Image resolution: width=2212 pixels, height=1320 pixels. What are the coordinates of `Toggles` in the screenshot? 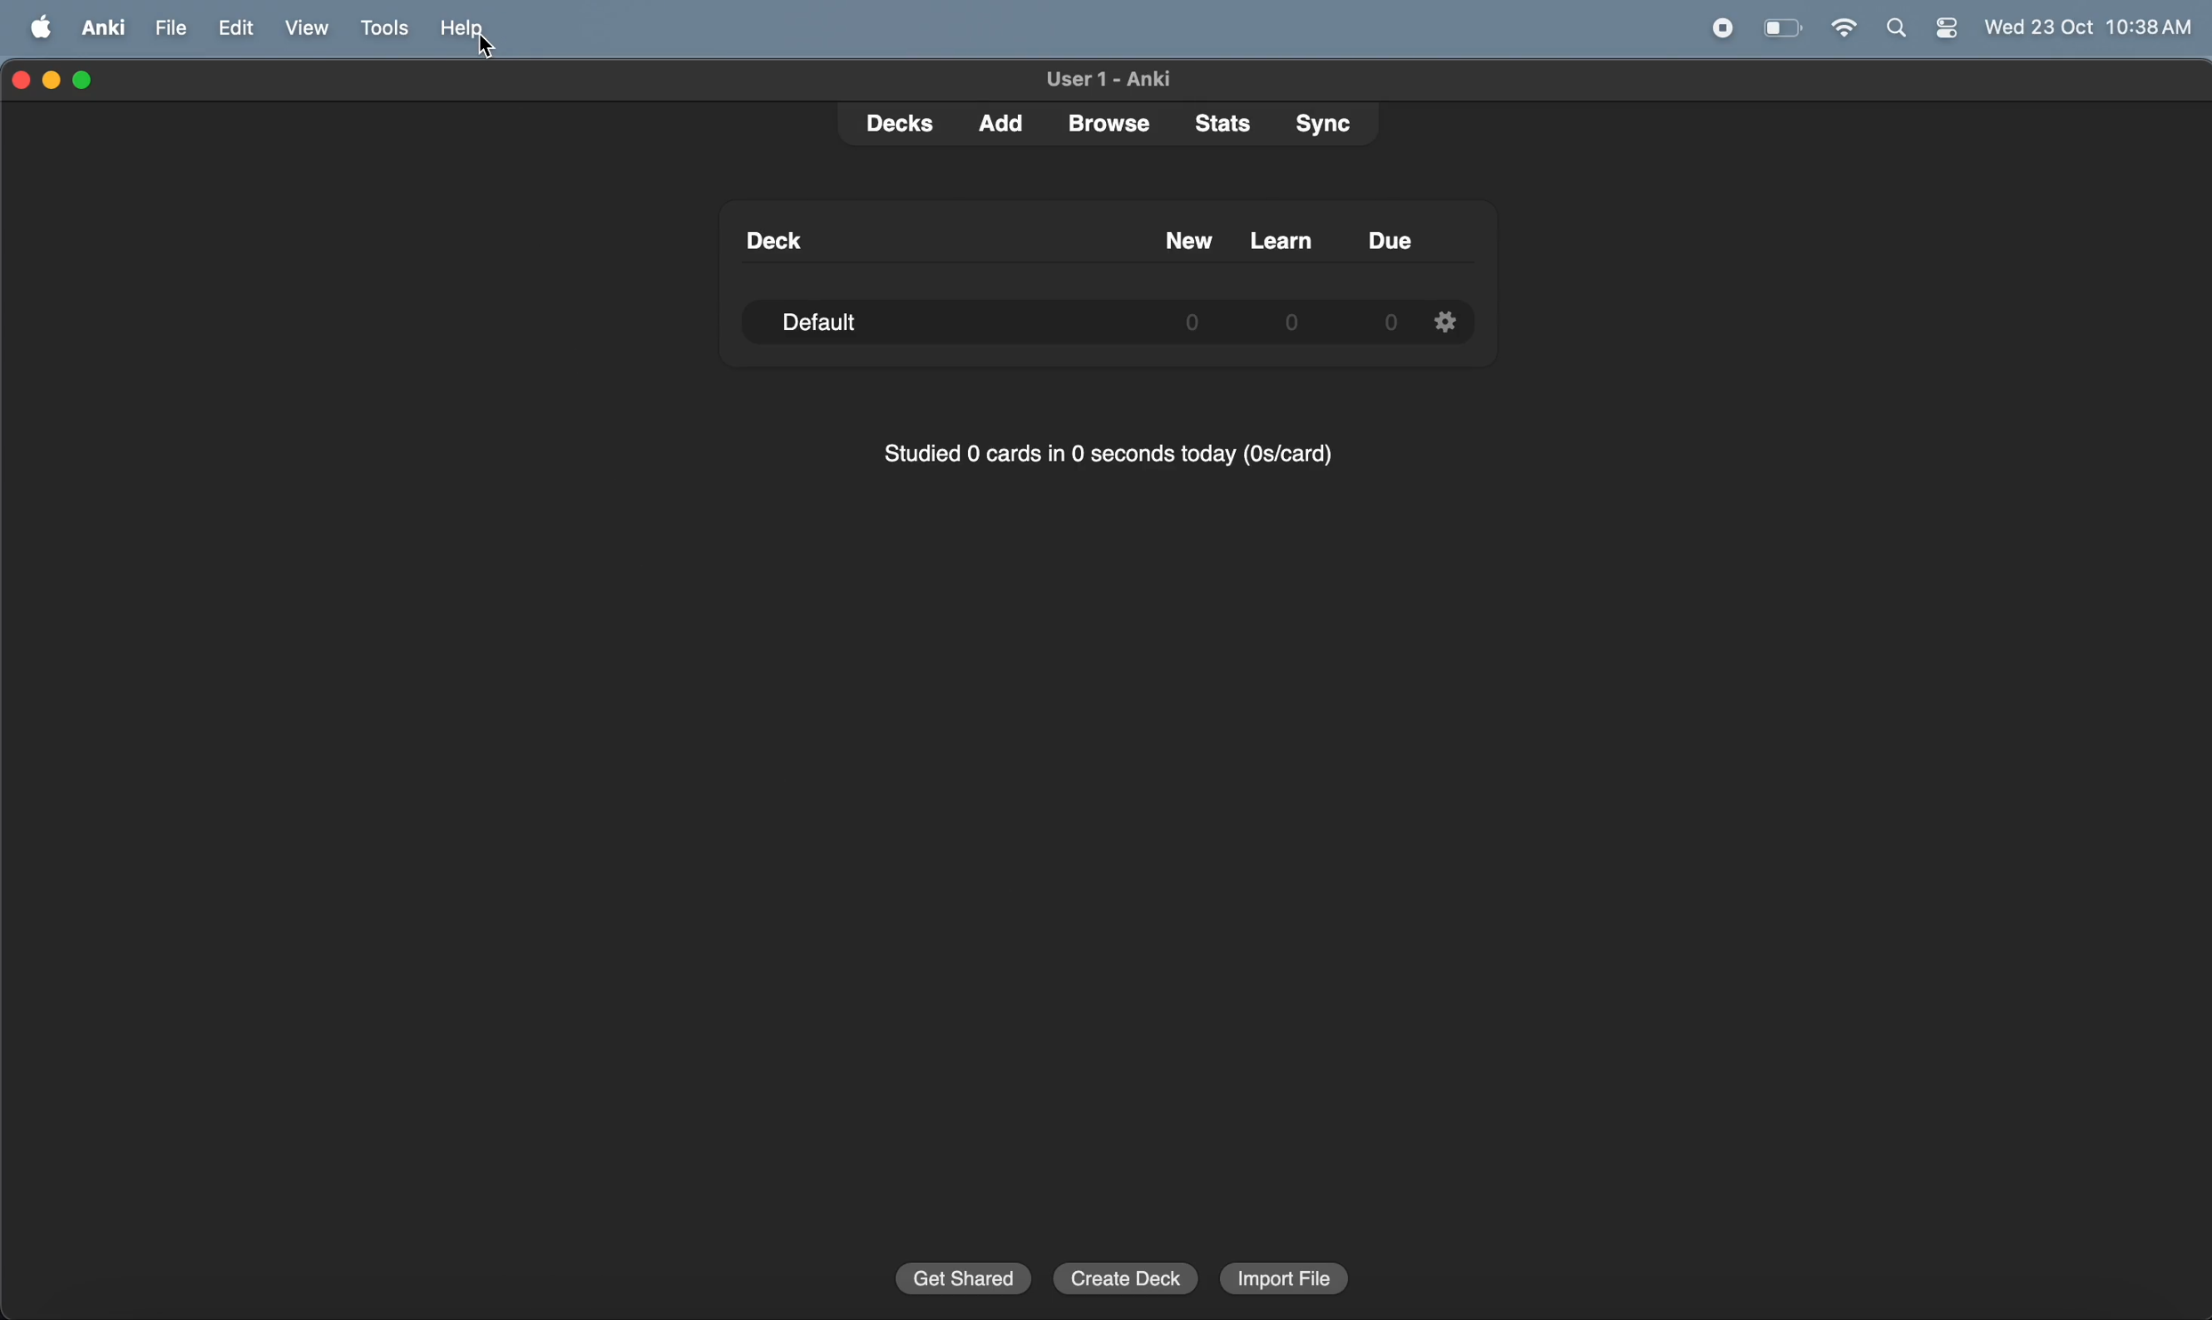 It's located at (1947, 29).